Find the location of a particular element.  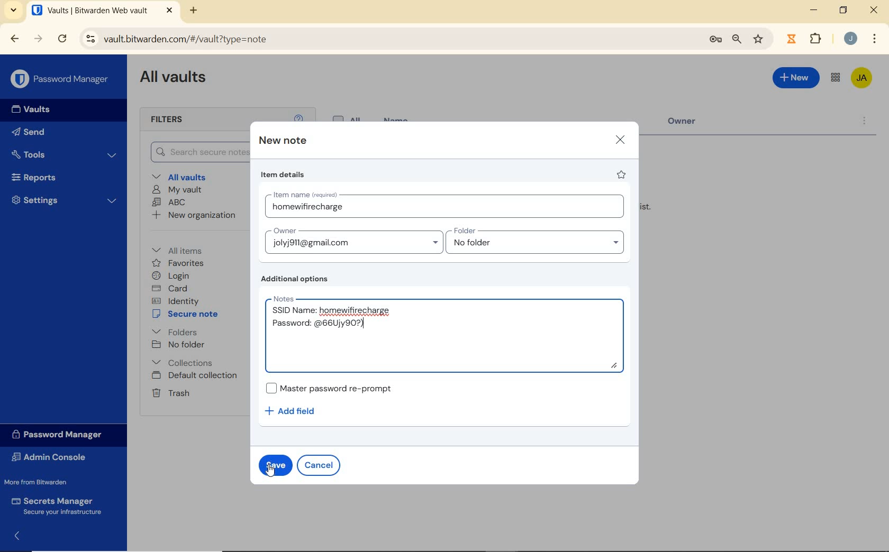

favorites is located at coordinates (178, 263).